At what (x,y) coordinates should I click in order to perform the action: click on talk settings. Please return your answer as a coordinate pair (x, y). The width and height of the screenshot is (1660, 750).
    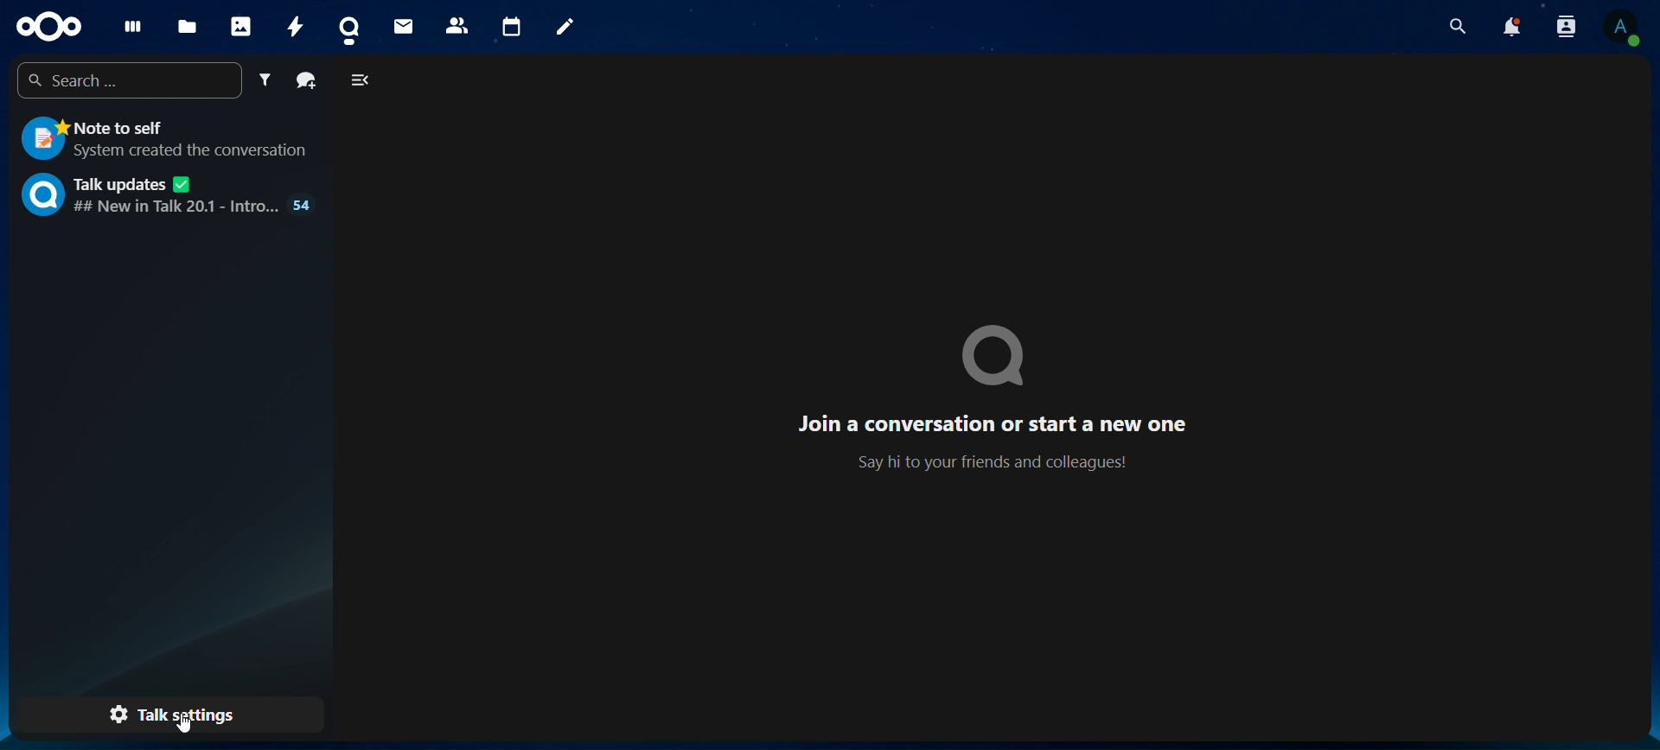
    Looking at the image, I should click on (172, 711).